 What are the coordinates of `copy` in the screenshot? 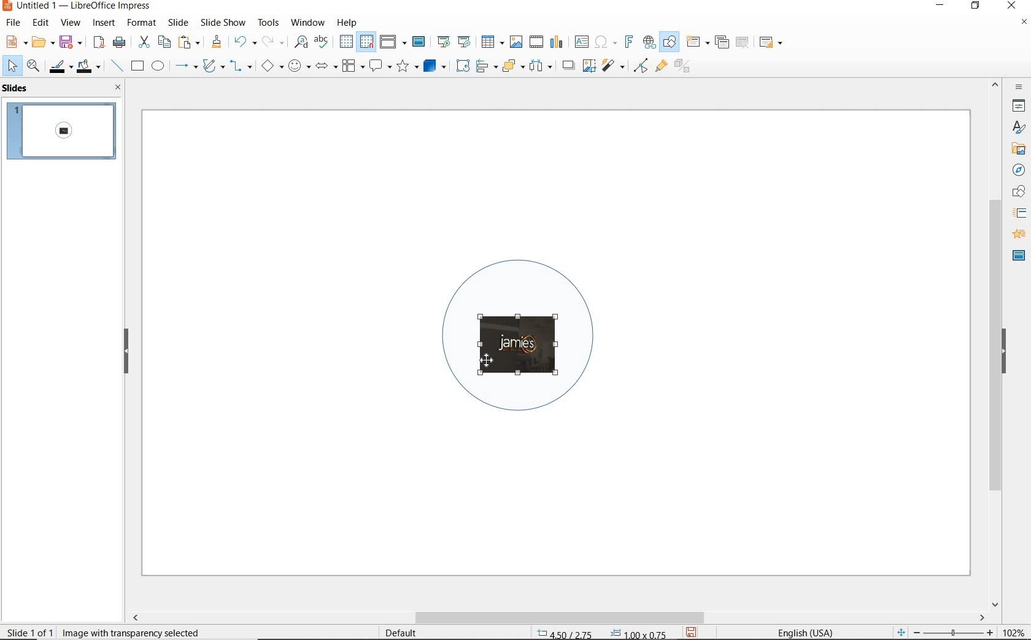 It's located at (164, 42).